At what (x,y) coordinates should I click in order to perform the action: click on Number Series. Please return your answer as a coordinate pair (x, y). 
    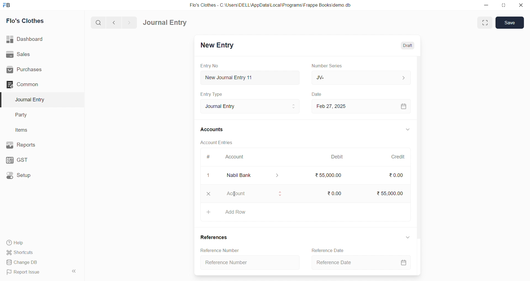
    Looking at the image, I should click on (329, 66).